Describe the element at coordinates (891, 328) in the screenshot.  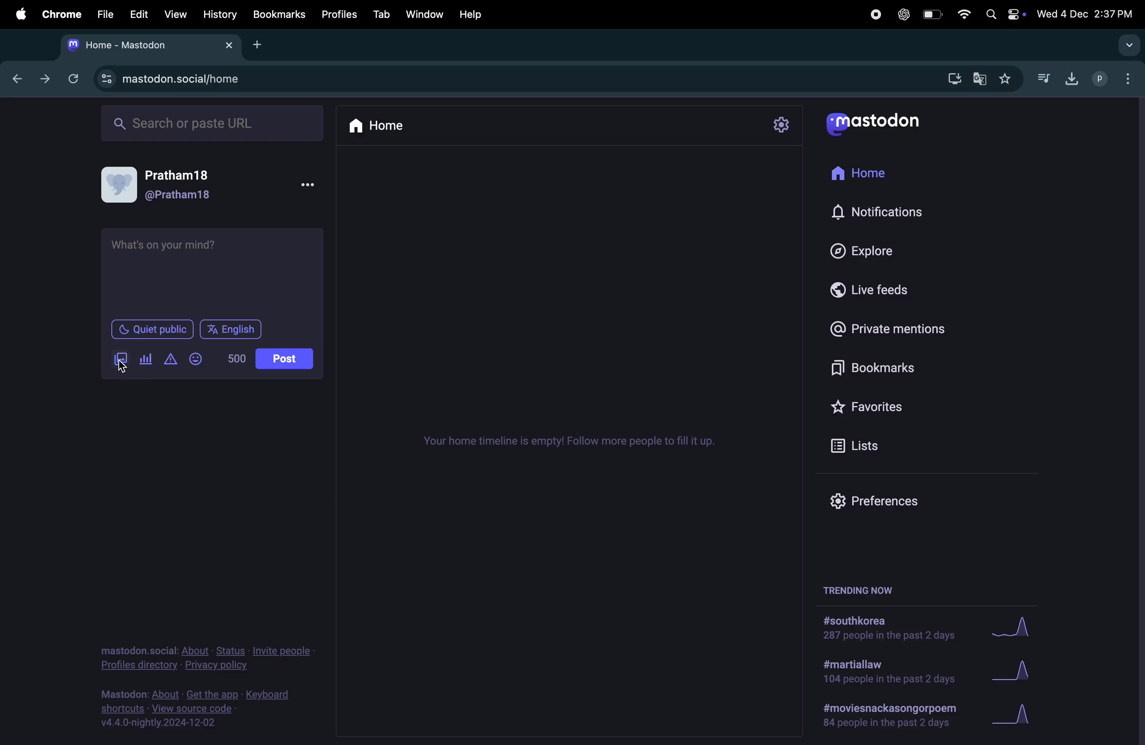
I see `private mentions` at that location.